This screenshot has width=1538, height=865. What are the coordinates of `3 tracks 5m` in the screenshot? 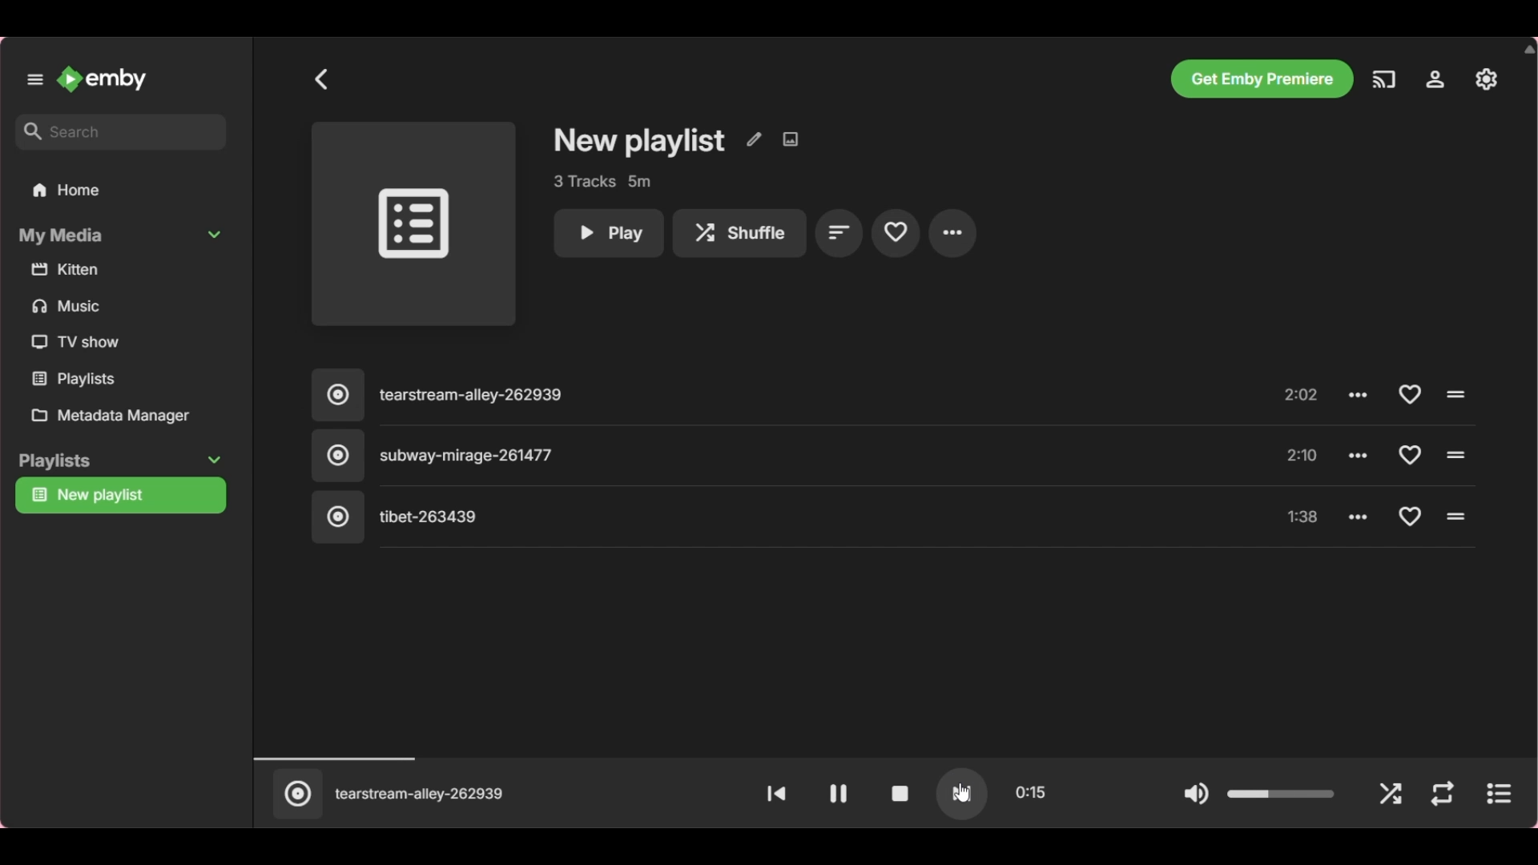 It's located at (602, 181).